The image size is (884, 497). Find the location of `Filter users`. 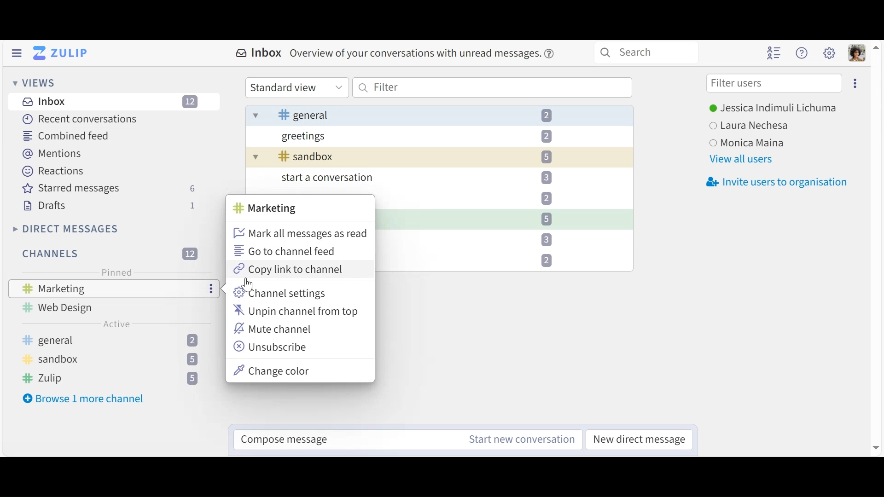

Filter users is located at coordinates (774, 84).